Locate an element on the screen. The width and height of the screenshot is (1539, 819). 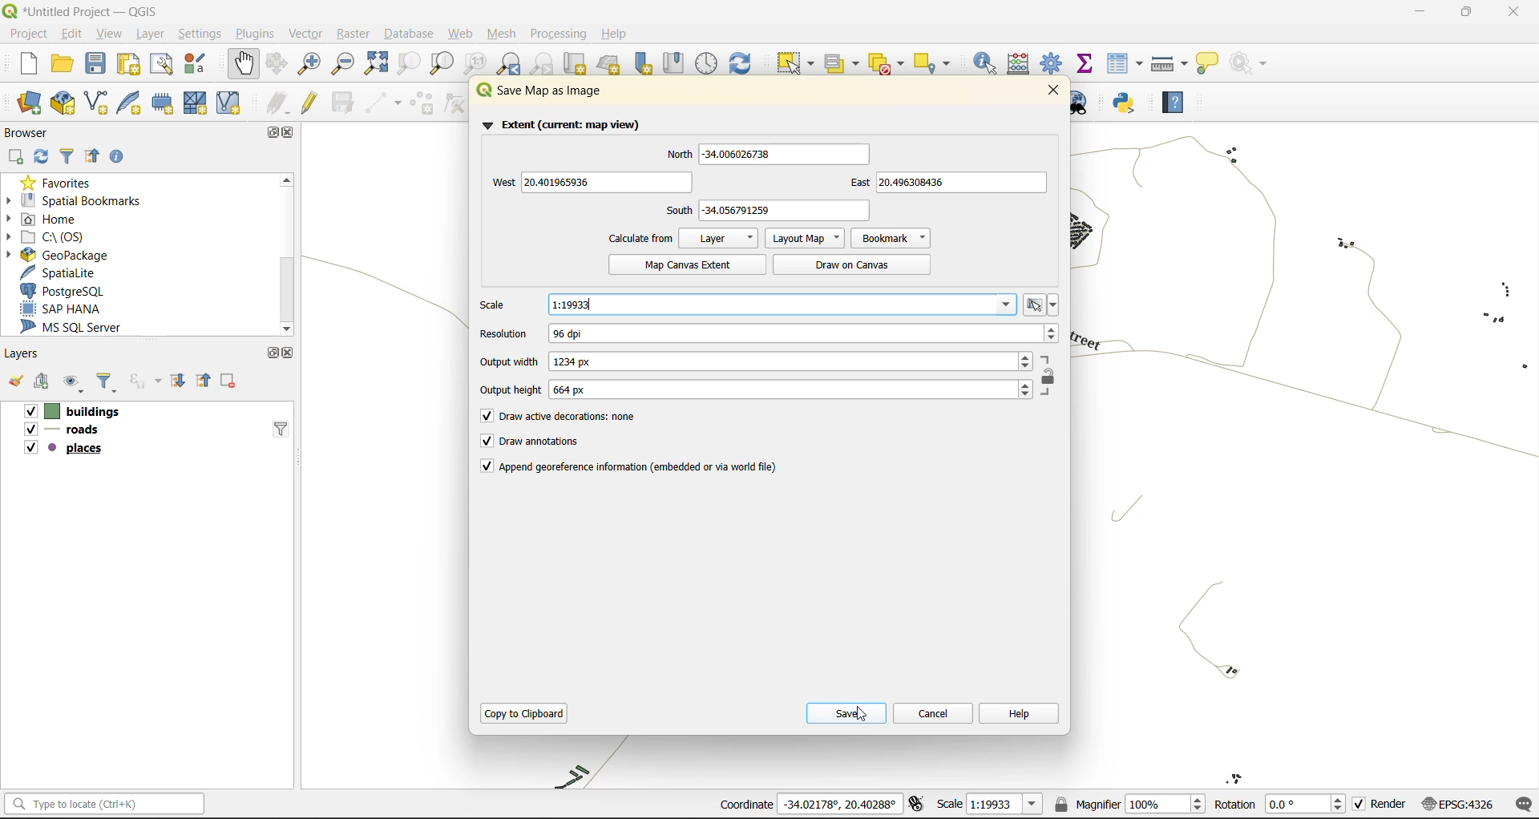
rotation is located at coordinates (1280, 803).